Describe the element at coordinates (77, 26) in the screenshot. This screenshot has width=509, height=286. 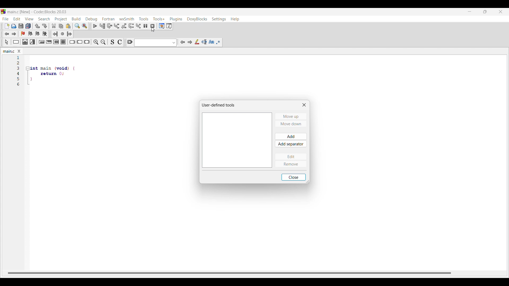
I see `Find` at that location.